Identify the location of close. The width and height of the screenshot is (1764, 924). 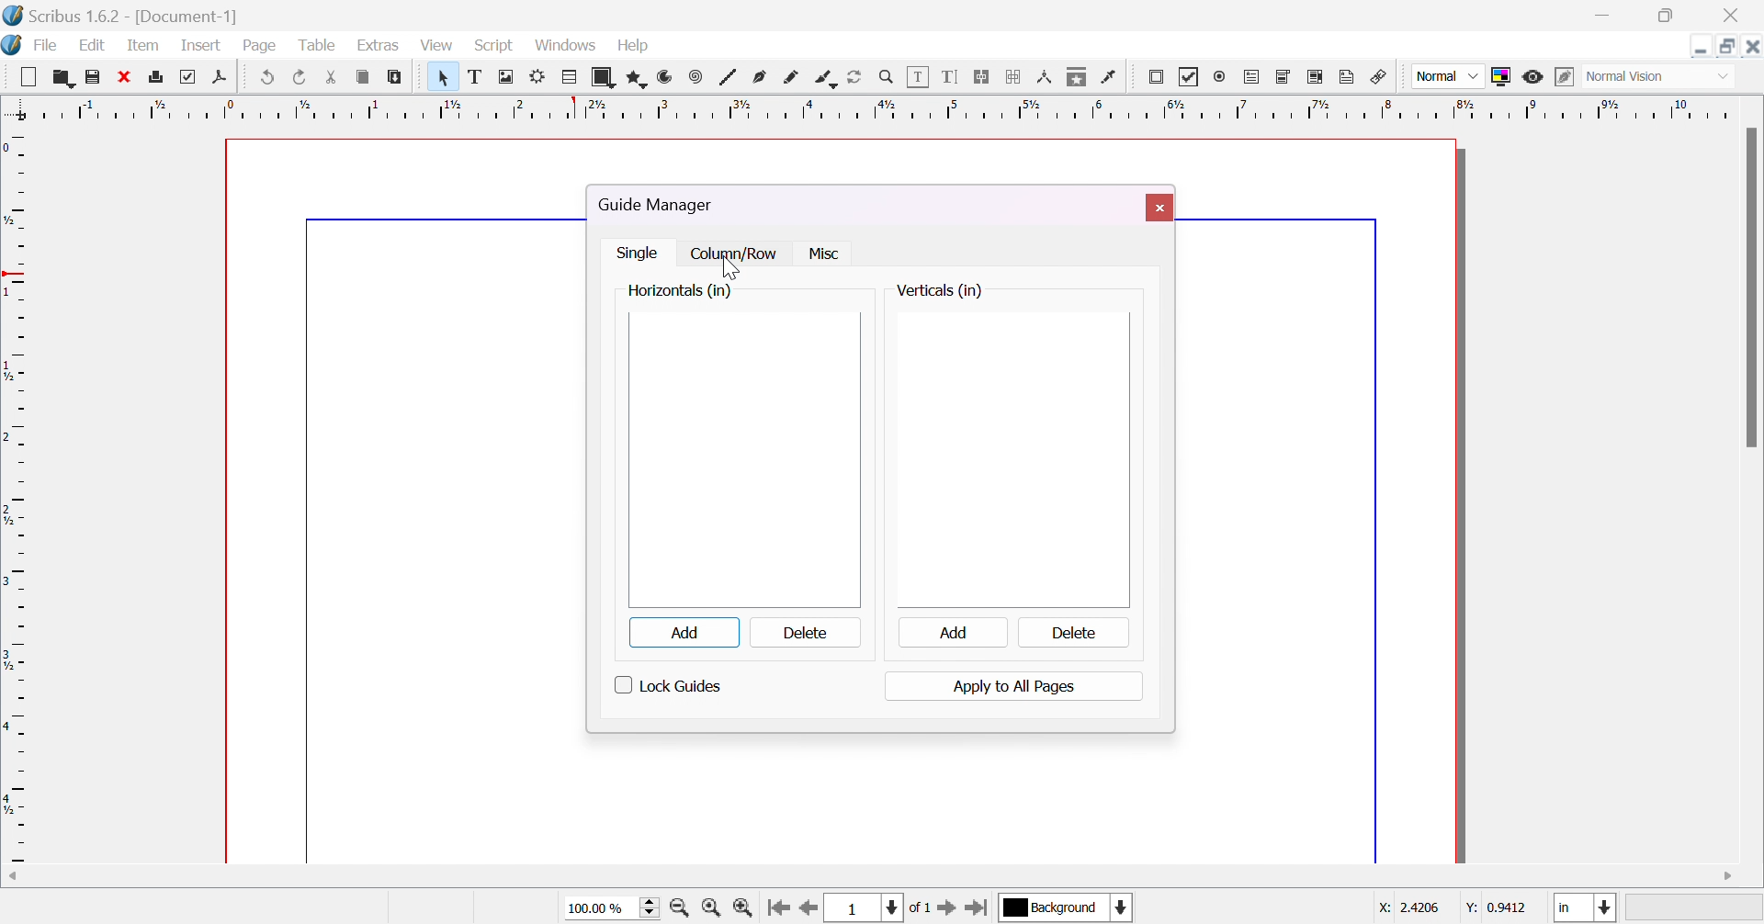
(1161, 208).